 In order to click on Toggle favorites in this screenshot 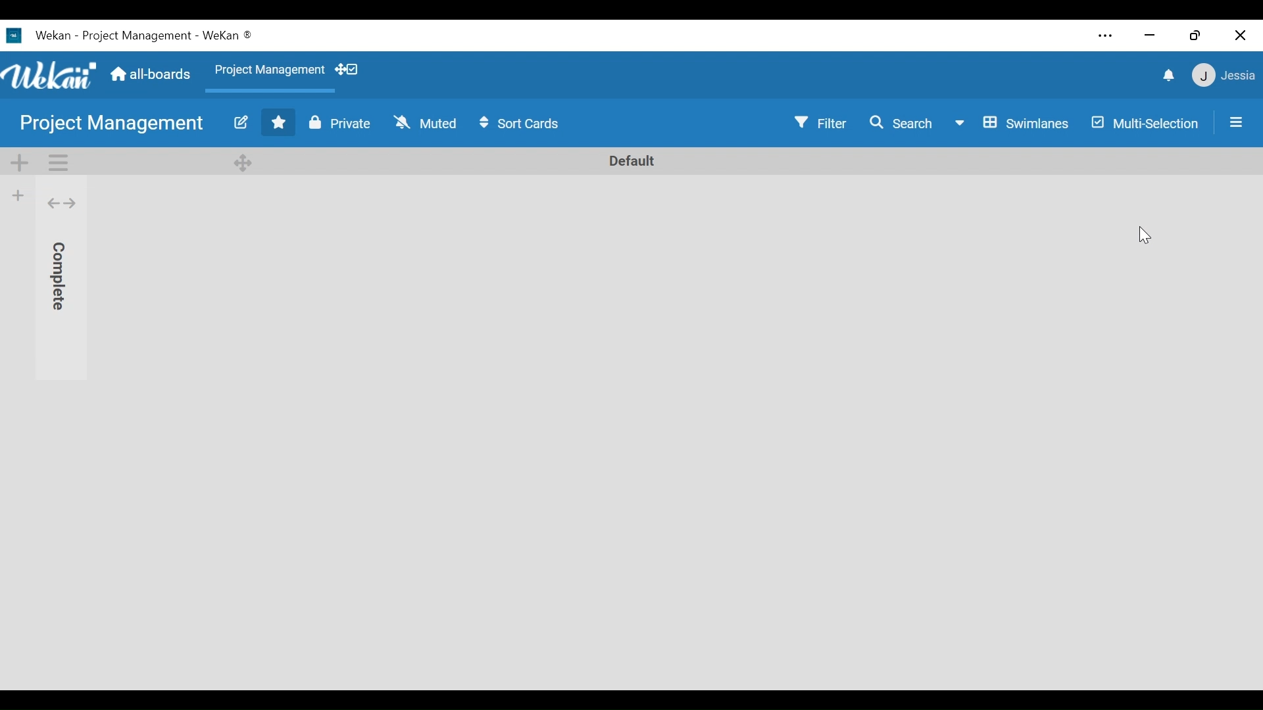, I will do `click(280, 122)`.